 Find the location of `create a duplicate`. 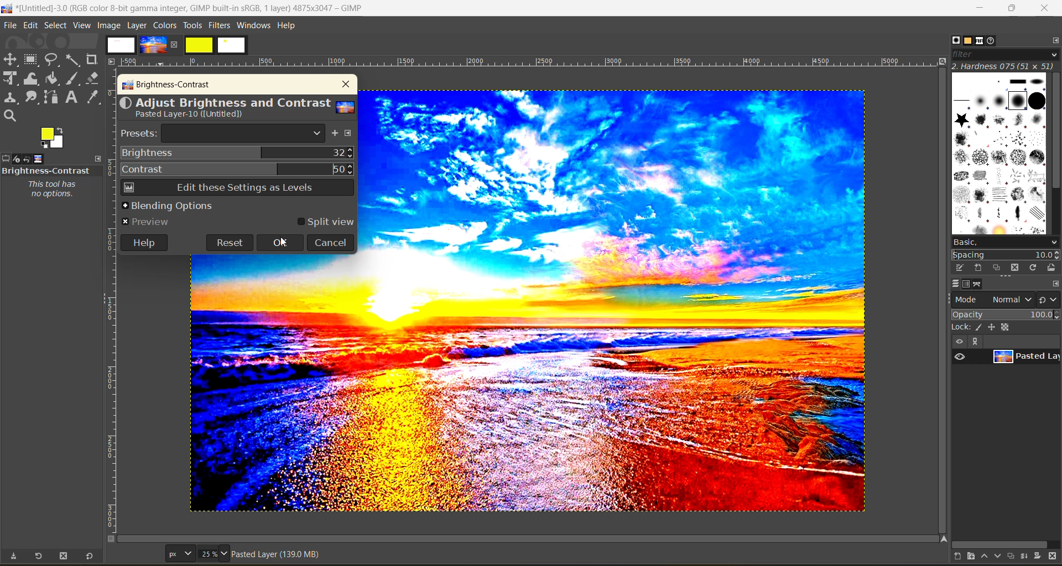

create a duplicate is located at coordinates (1013, 555).